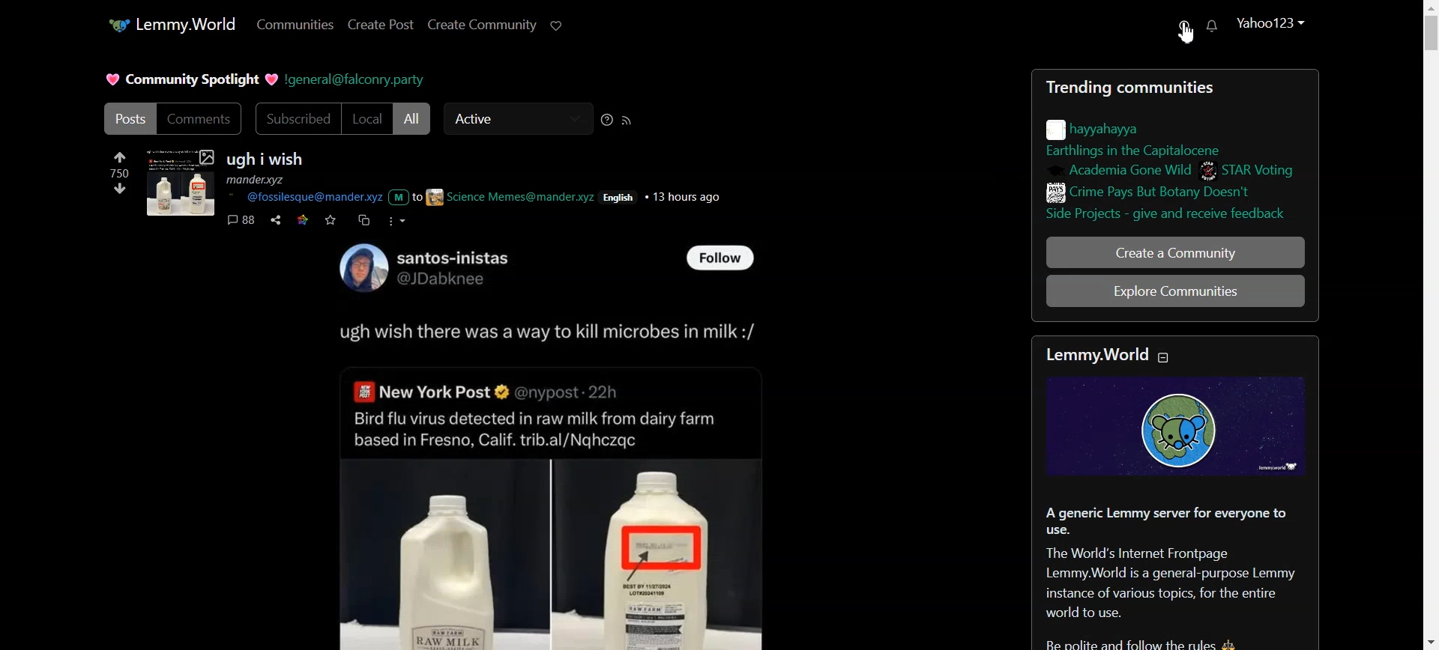 The image size is (1439, 650). What do you see at coordinates (1177, 291) in the screenshot?
I see `Explore Community` at bounding box center [1177, 291].